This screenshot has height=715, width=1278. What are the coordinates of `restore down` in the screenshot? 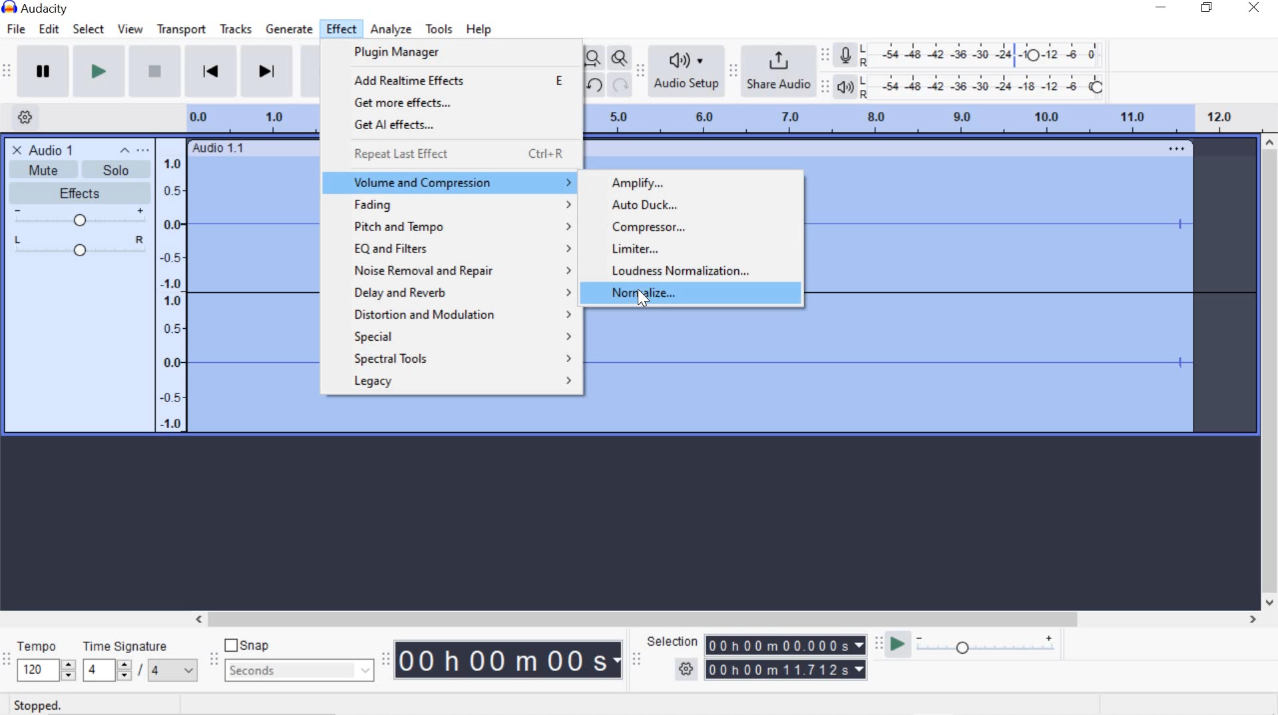 It's located at (1209, 8).